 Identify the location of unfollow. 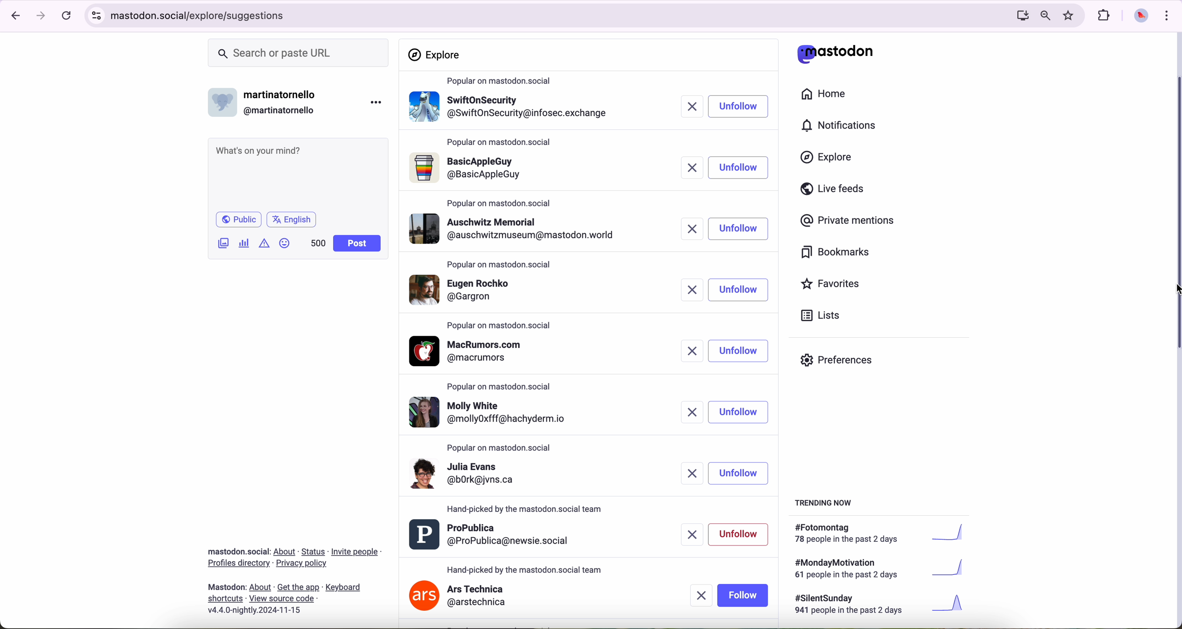
(738, 230).